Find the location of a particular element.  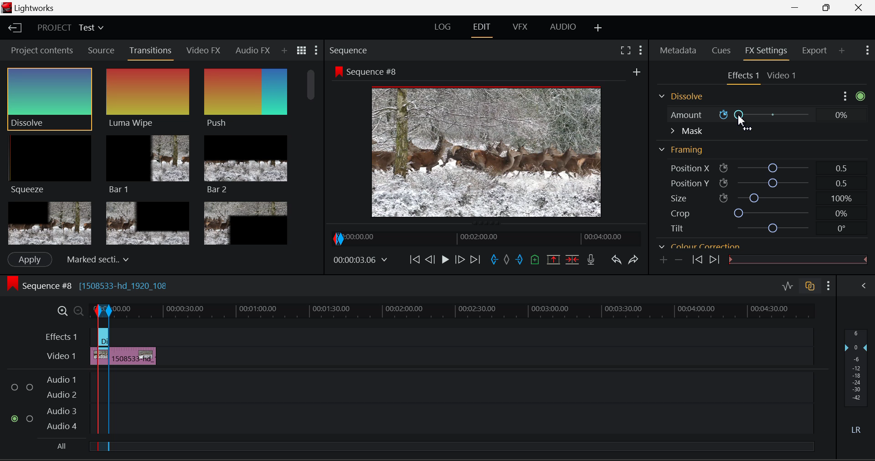

Video Paused is located at coordinates (444, 261).